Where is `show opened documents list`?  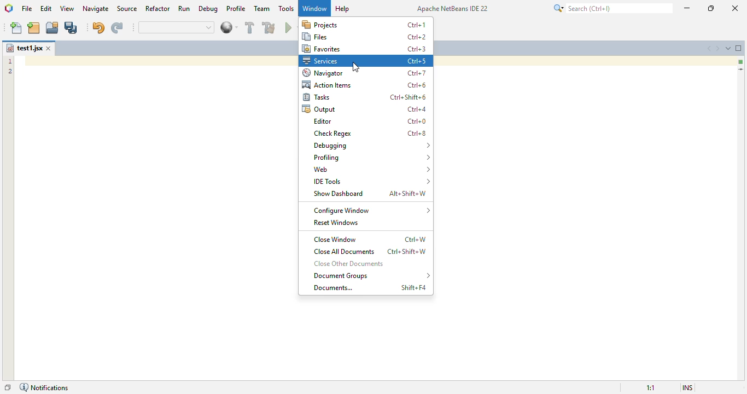
show opened documents list is located at coordinates (728, 48).